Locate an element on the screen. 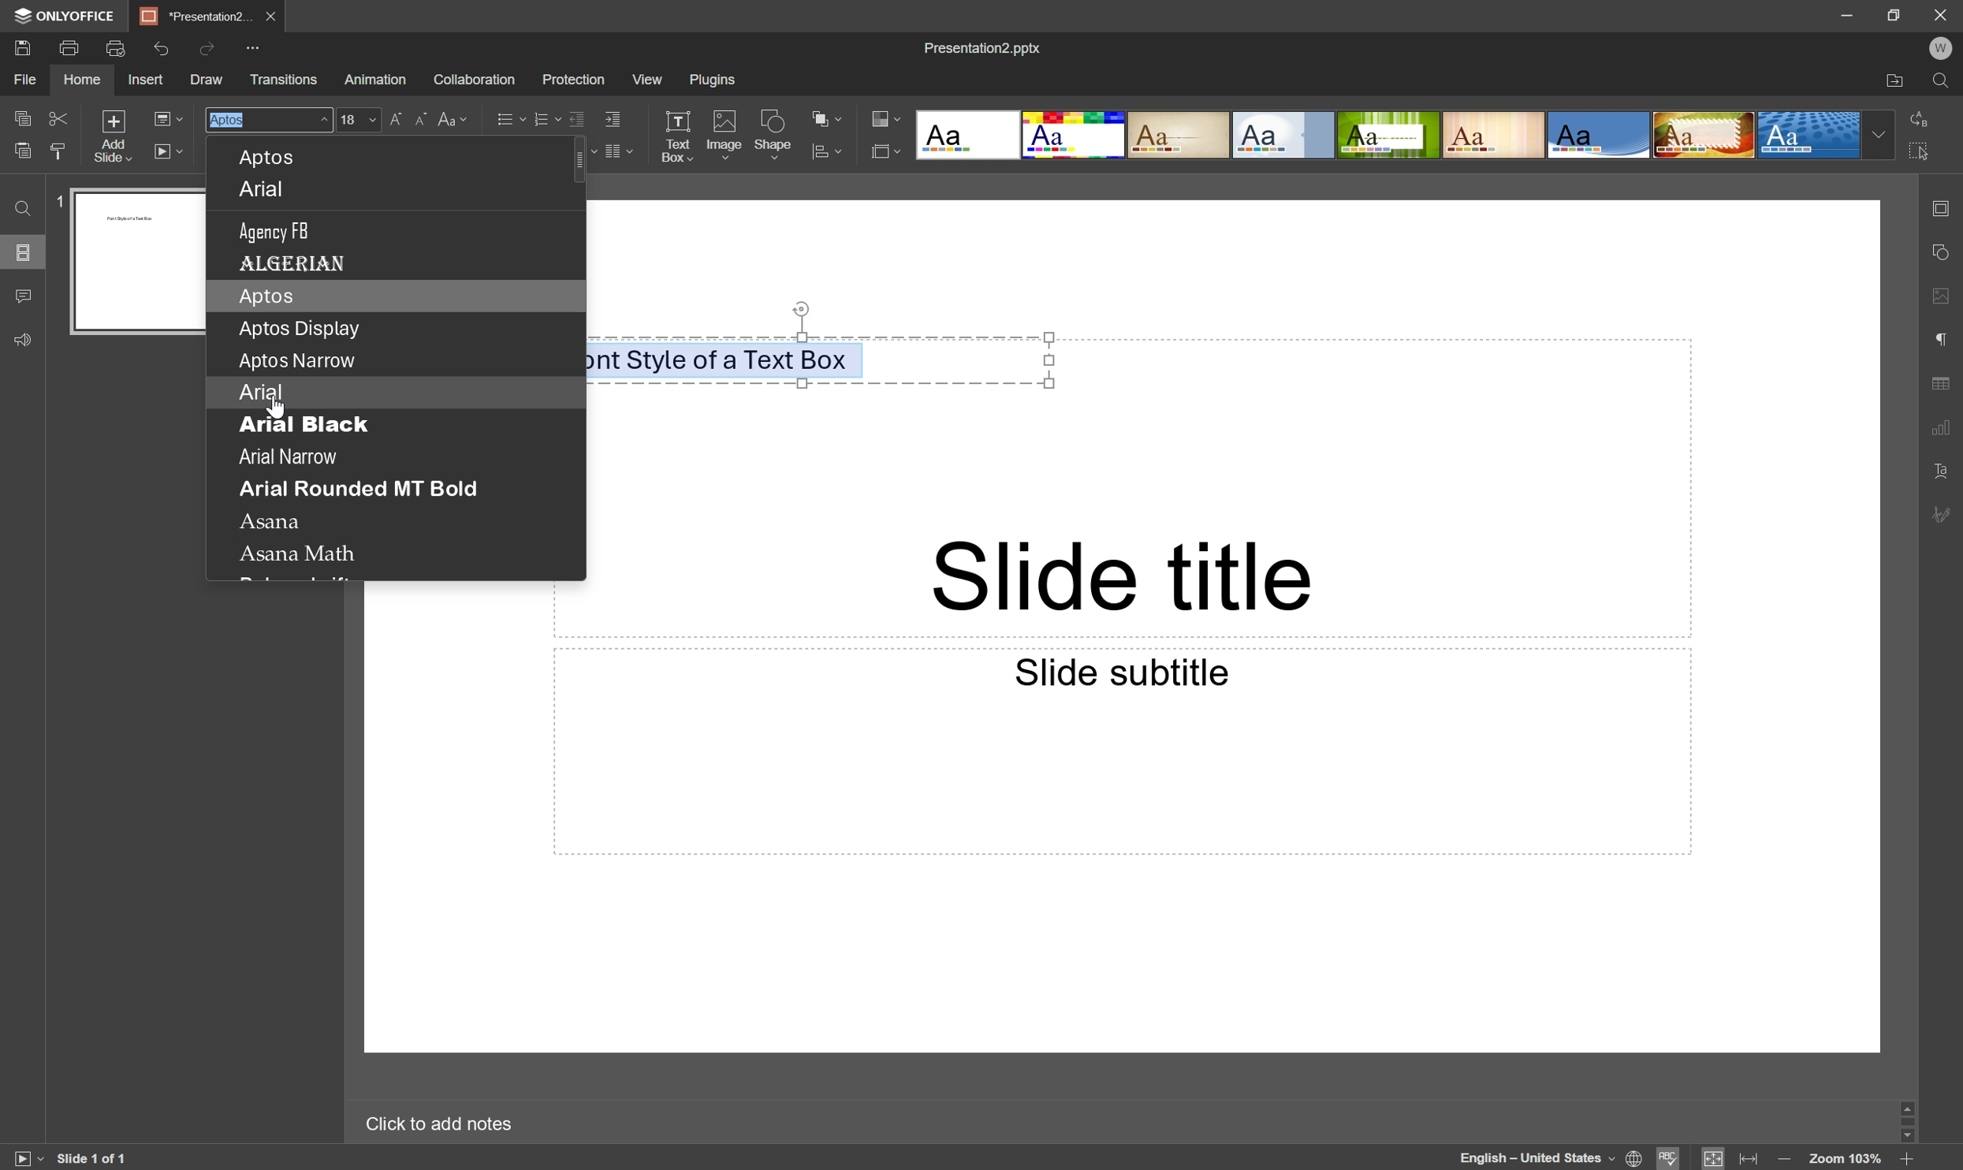 The width and height of the screenshot is (1963, 1170). Close is located at coordinates (274, 16).